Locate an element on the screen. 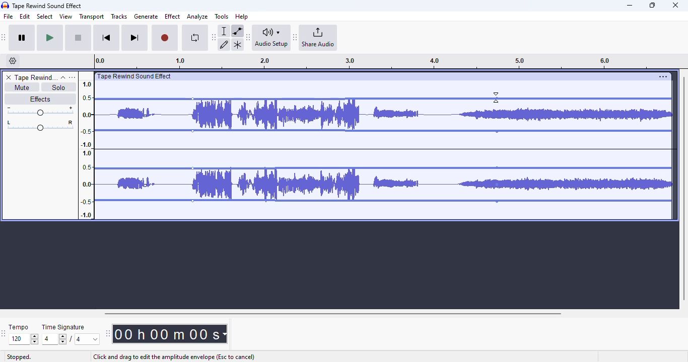 The width and height of the screenshot is (688, 362). Audacity logo is located at coordinates (5, 6).